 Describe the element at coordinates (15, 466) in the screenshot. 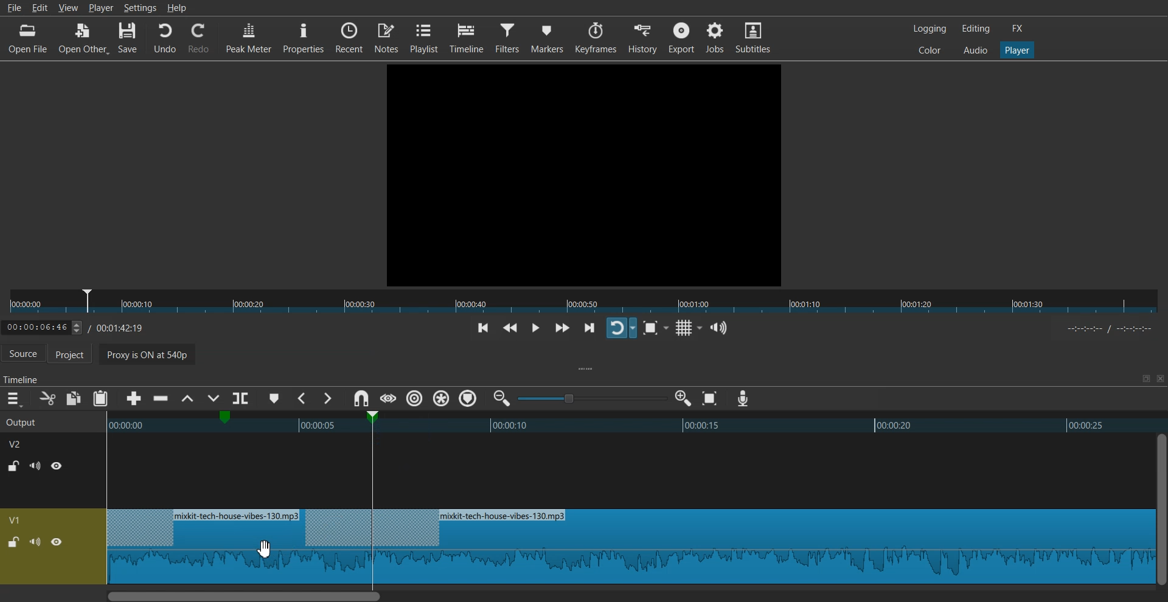

I see `Lock / UnLock` at that location.